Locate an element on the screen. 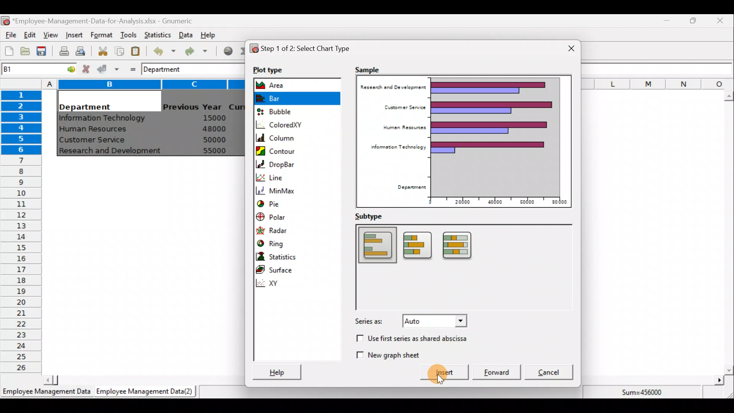  Save the current workbook is located at coordinates (44, 52).